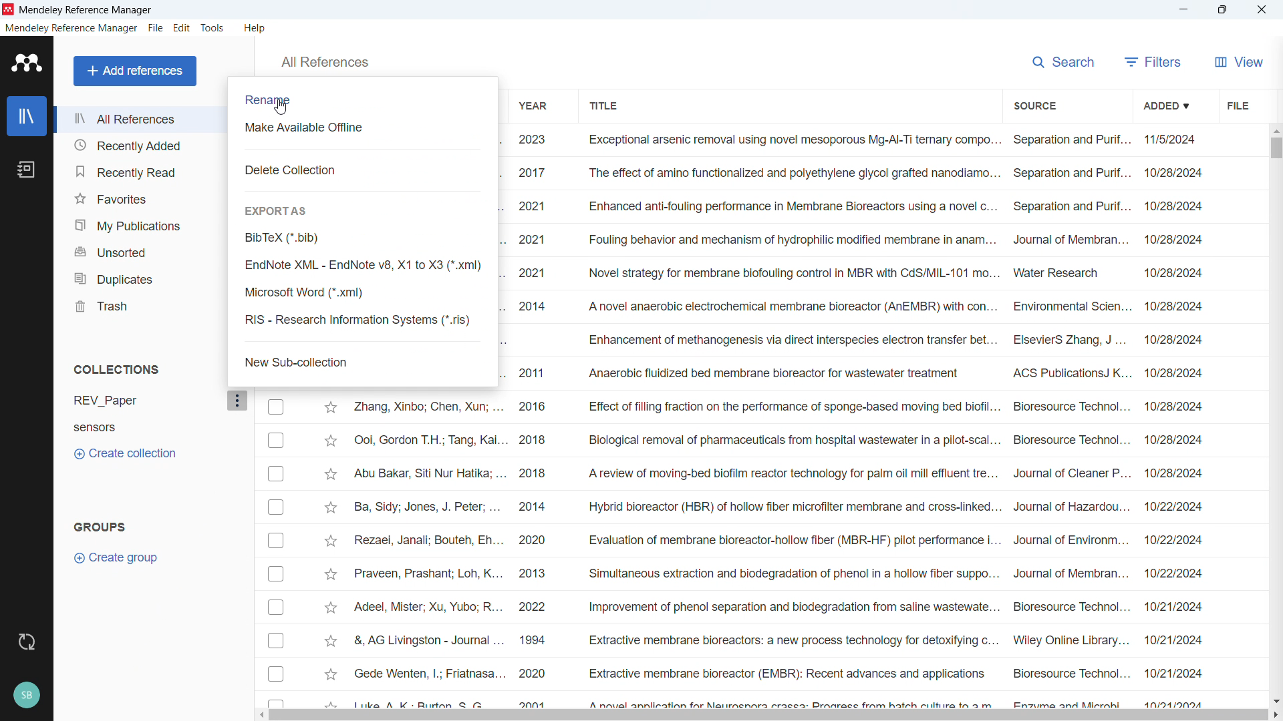 The width and height of the screenshot is (1283, 721). I want to click on Select respective publication, so click(276, 541).